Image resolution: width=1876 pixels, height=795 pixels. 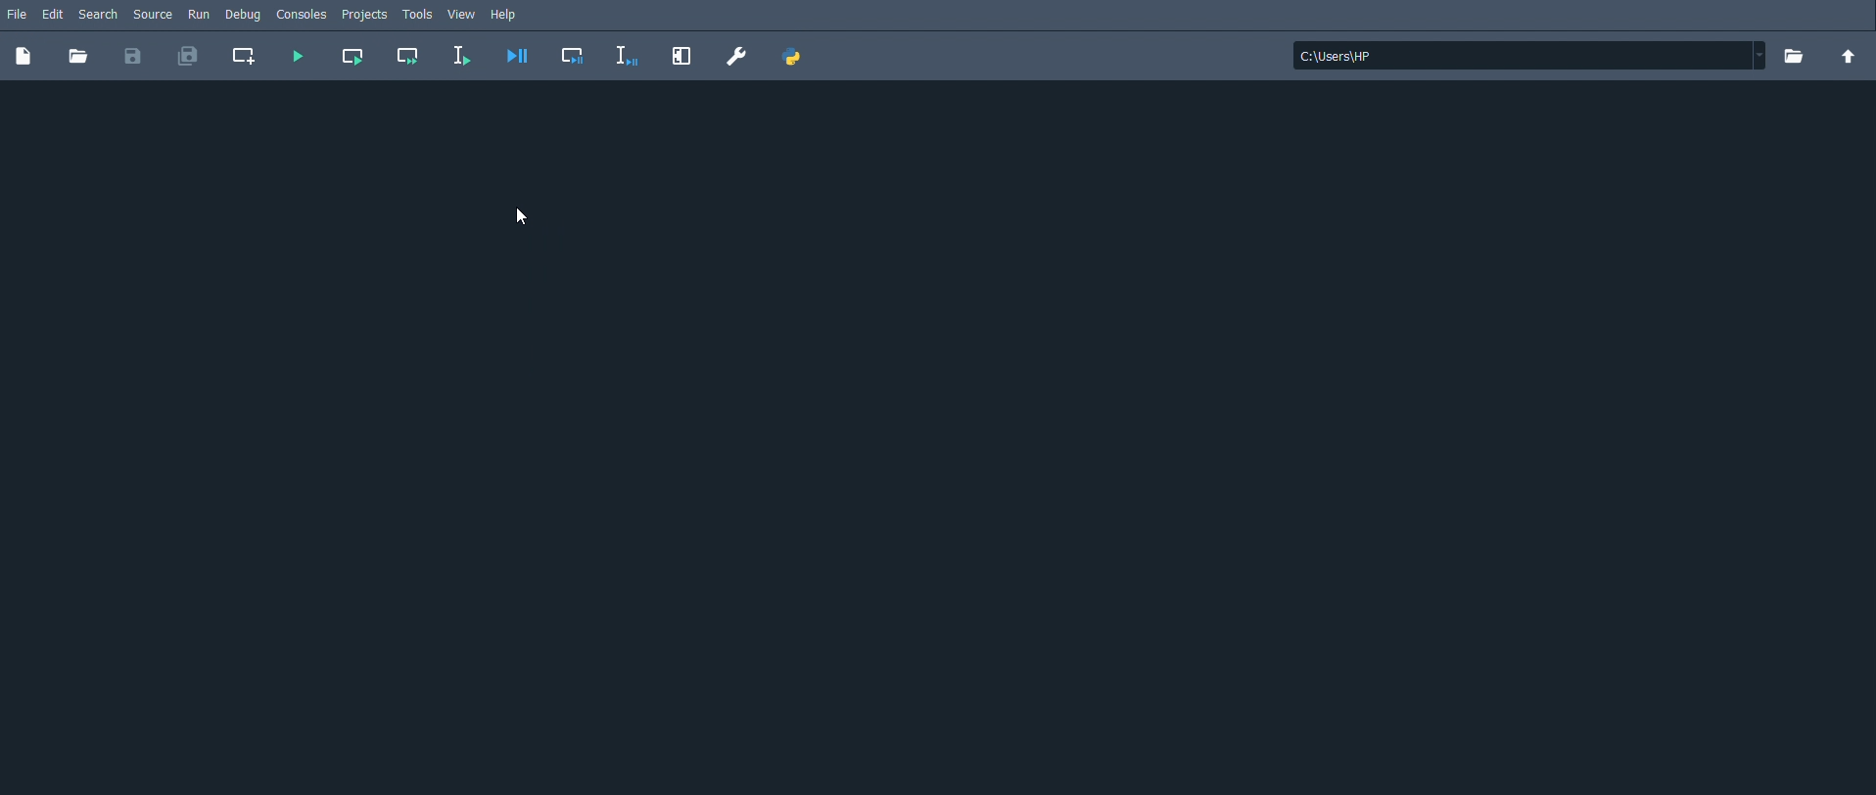 I want to click on Run, so click(x=198, y=16).